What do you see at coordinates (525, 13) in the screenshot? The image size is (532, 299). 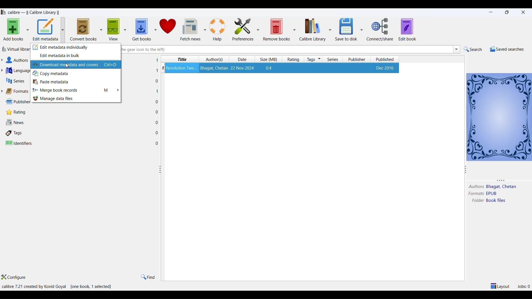 I see `close` at bounding box center [525, 13].